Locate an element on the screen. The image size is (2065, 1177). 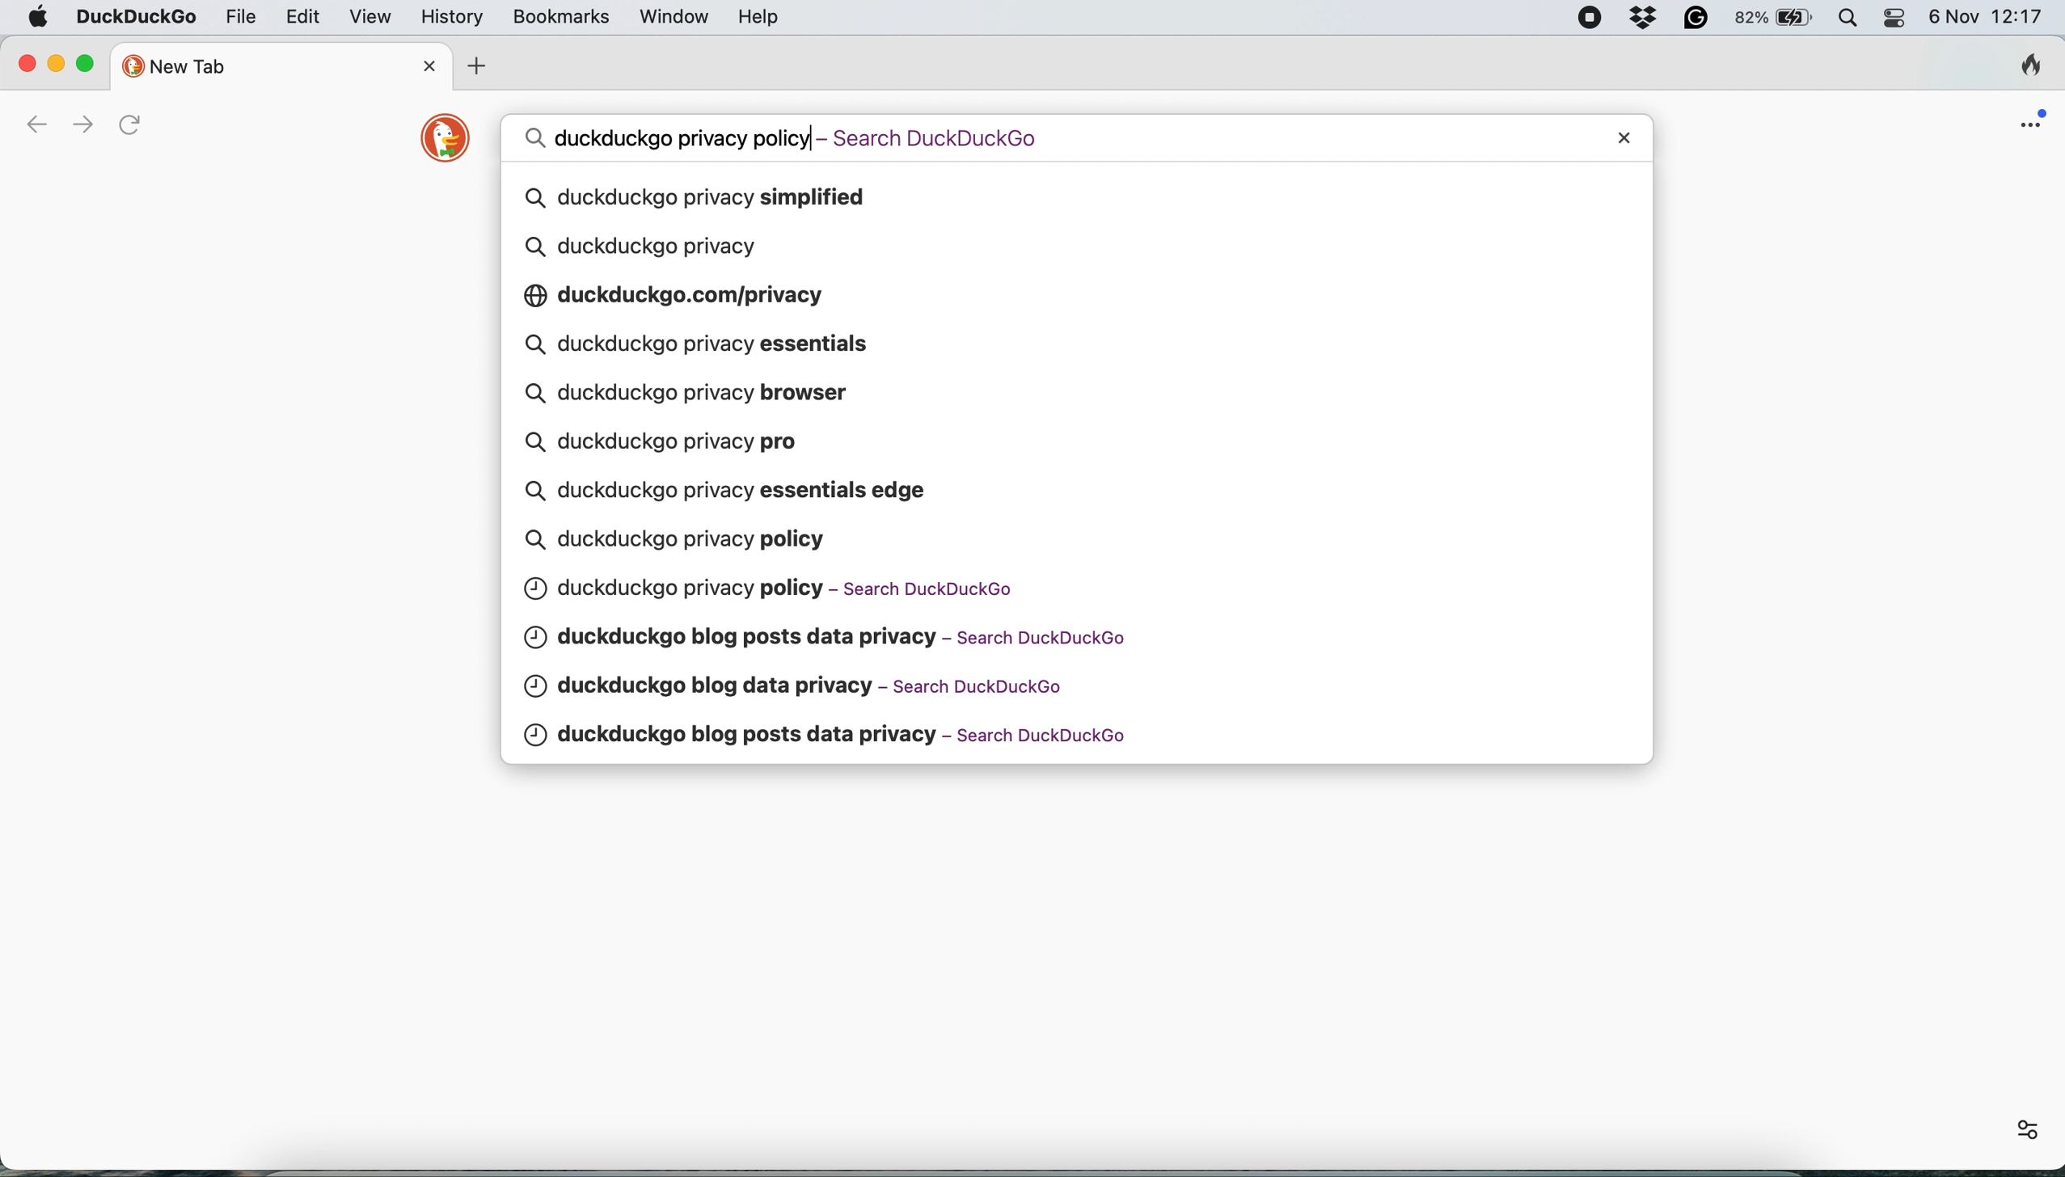
view is located at coordinates (372, 18).